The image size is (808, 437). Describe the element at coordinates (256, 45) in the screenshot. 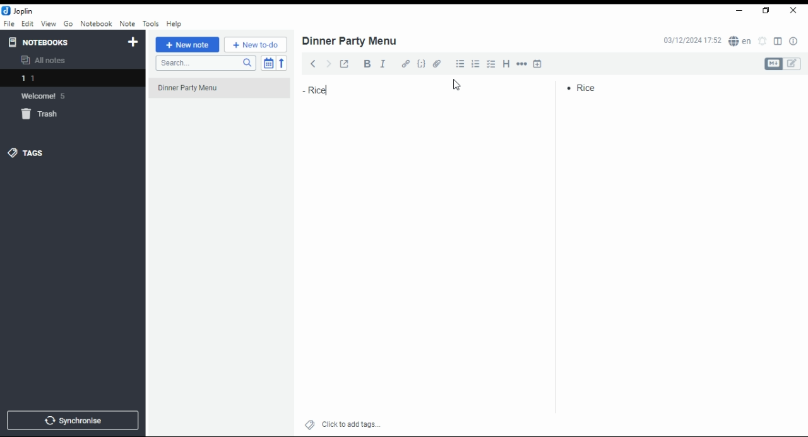

I see `new to-do list` at that location.